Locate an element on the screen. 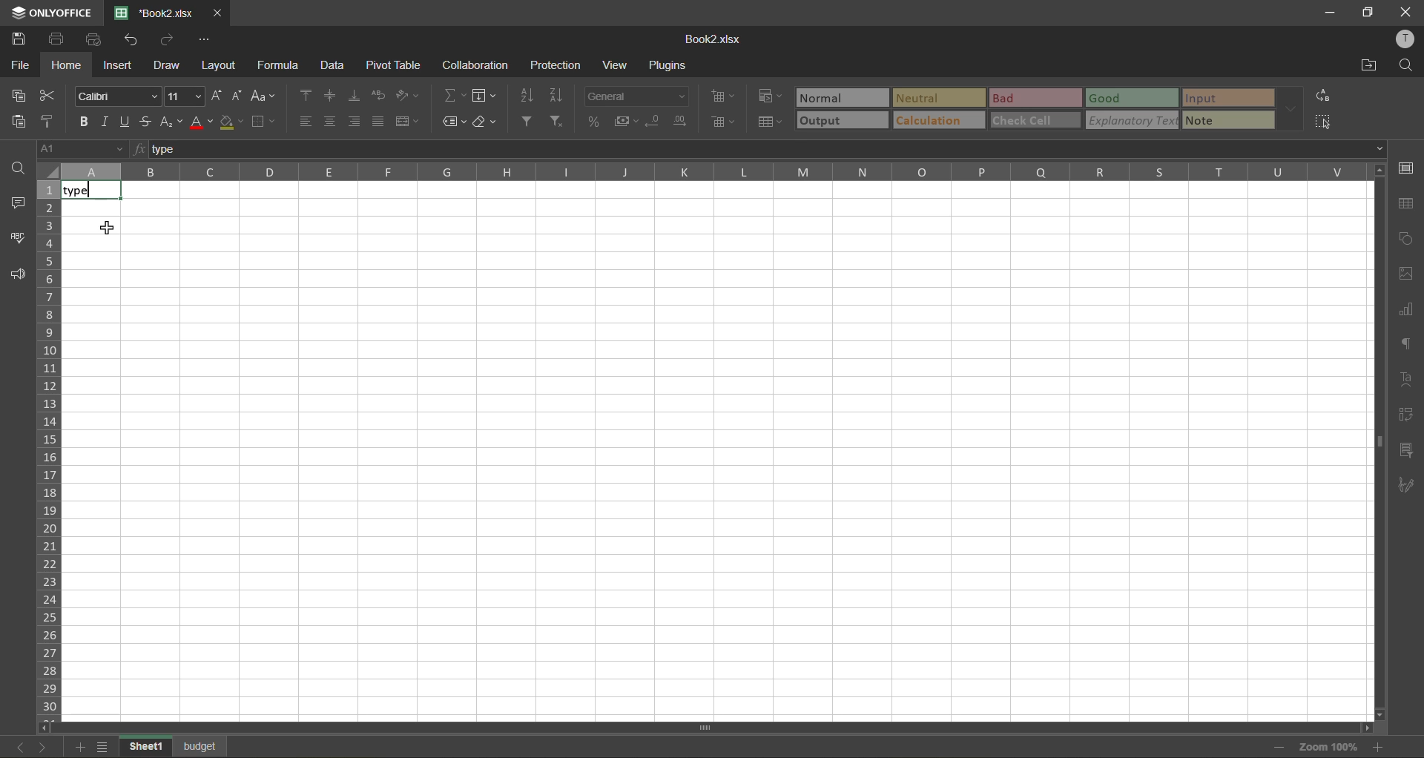 The width and height of the screenshot is (1424, 758). undo is located at coordinates (135, 39).